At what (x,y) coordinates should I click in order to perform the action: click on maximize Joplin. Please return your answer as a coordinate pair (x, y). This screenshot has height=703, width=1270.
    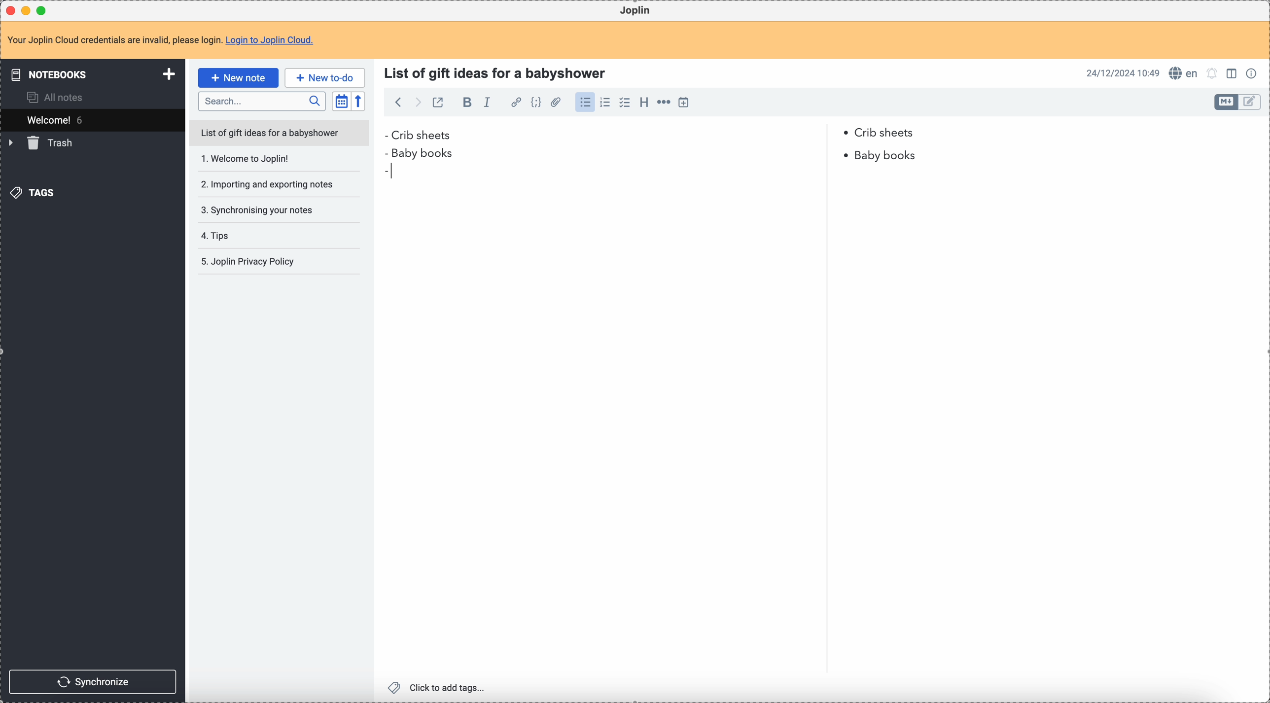
    Looking at the image, I should click on (44, 10).